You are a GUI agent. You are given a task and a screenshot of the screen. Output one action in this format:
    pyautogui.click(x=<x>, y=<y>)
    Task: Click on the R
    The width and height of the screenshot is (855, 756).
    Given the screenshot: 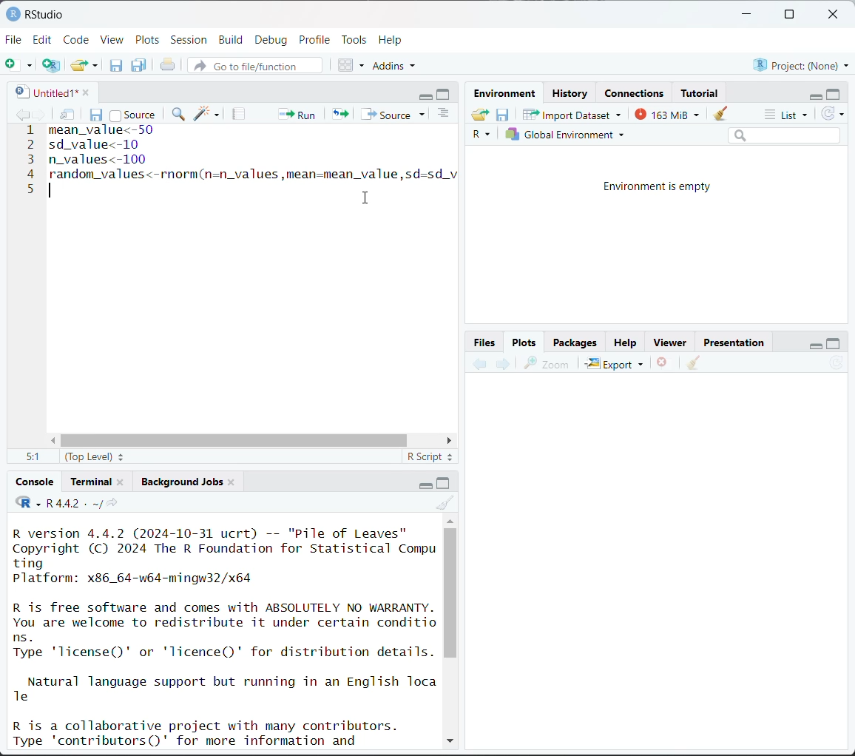 What is the action you would take?
    pyautogui.click(x=484, y=135)
    